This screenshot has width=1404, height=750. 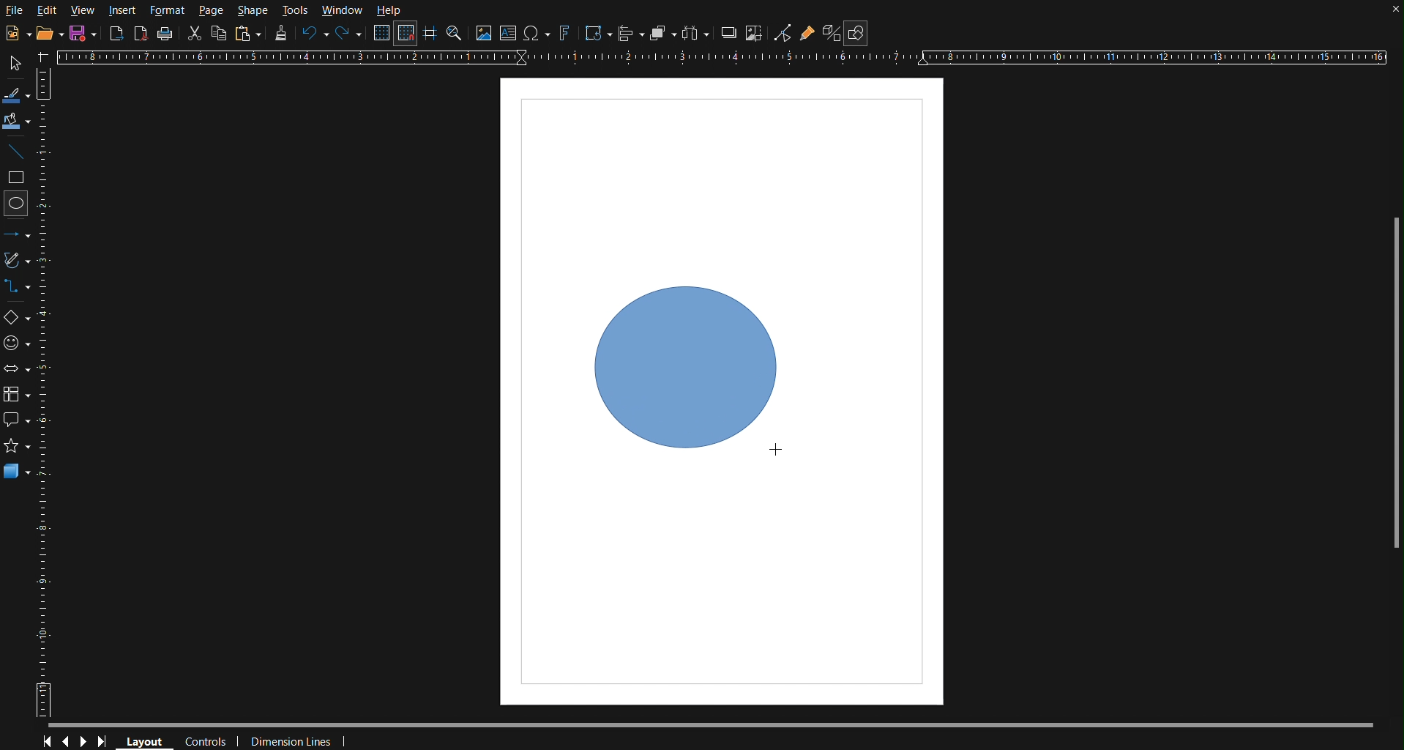 I want to click on Align, so click(x=630, y=33).